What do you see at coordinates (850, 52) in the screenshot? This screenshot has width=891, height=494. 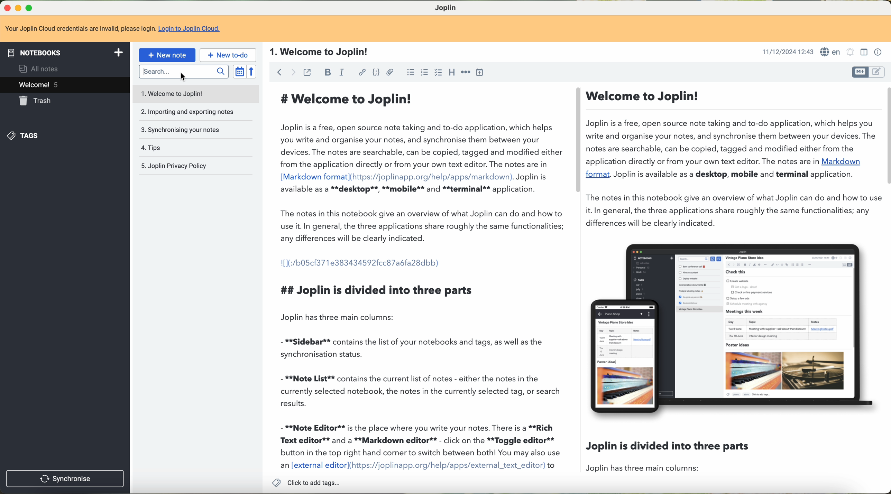 I see `set alarm` at bounding box center [850, 52].